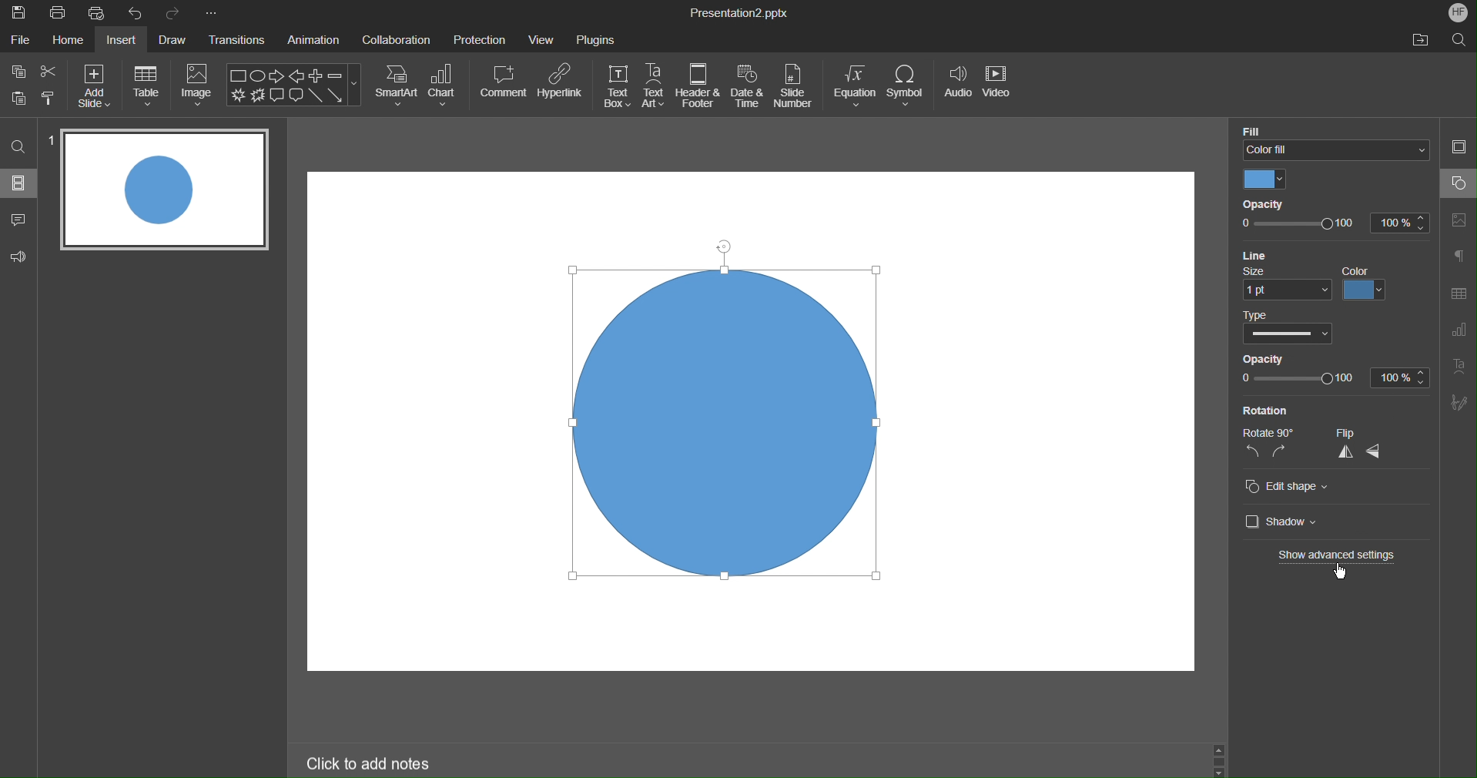 Image resolution: width=1477 pixels, height=778 pixels. What do you see at coordinates (66, 41) in the screenshot?
I see `Home` at bounding box center [66, 41].